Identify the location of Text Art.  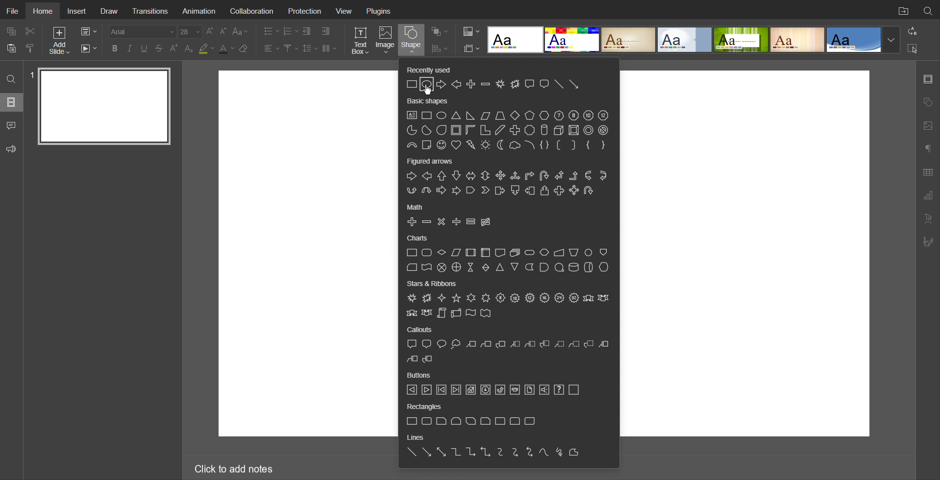
(928, 218).